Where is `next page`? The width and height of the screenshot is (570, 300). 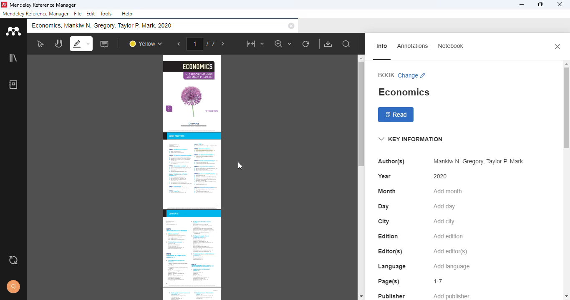 next page is located at coordinates (223, 44).